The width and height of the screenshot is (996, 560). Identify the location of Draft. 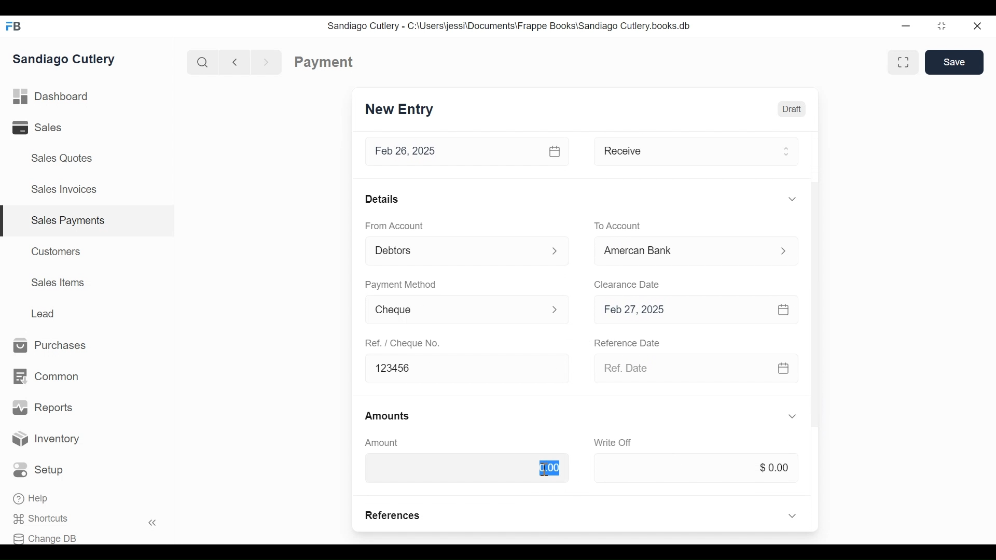
(791, 108).